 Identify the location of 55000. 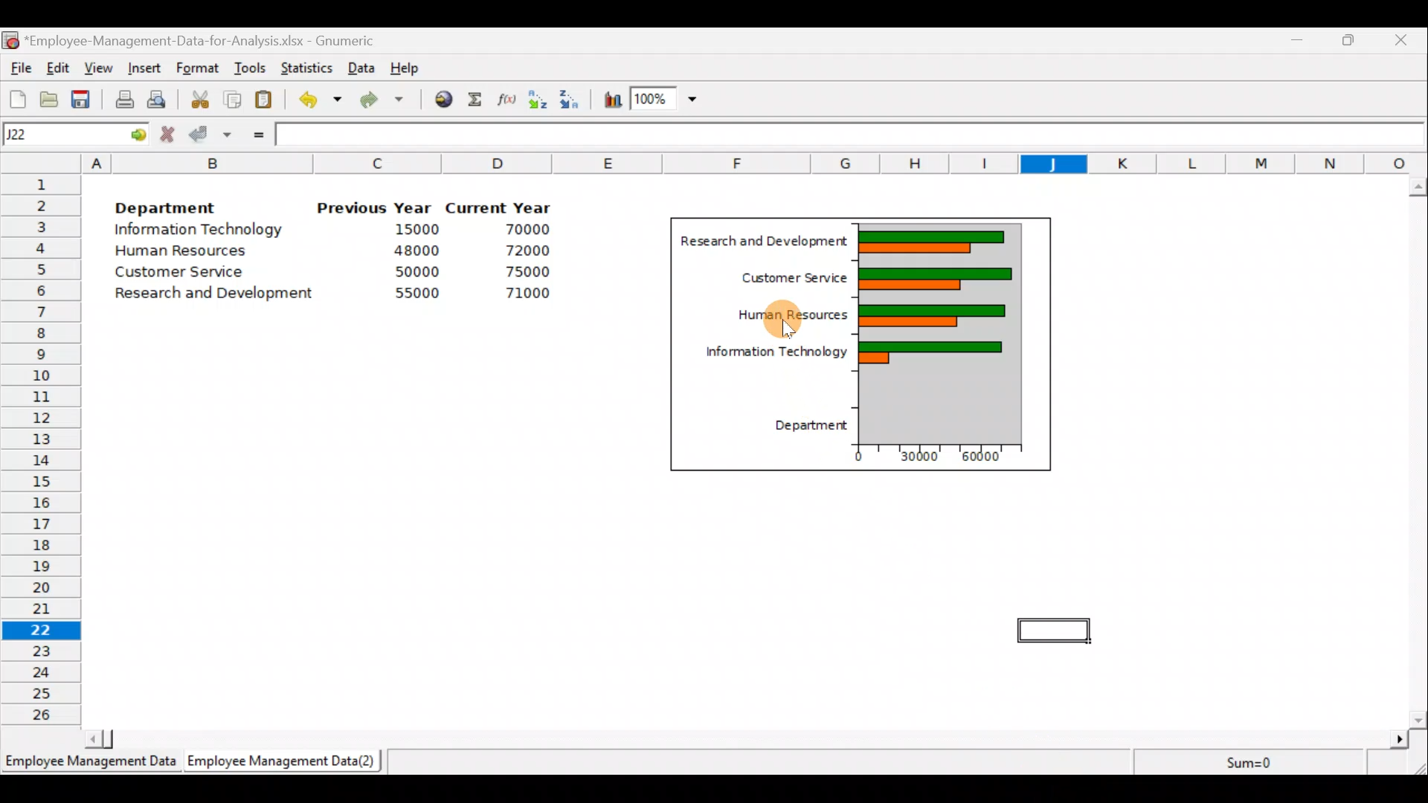
(415, 294).